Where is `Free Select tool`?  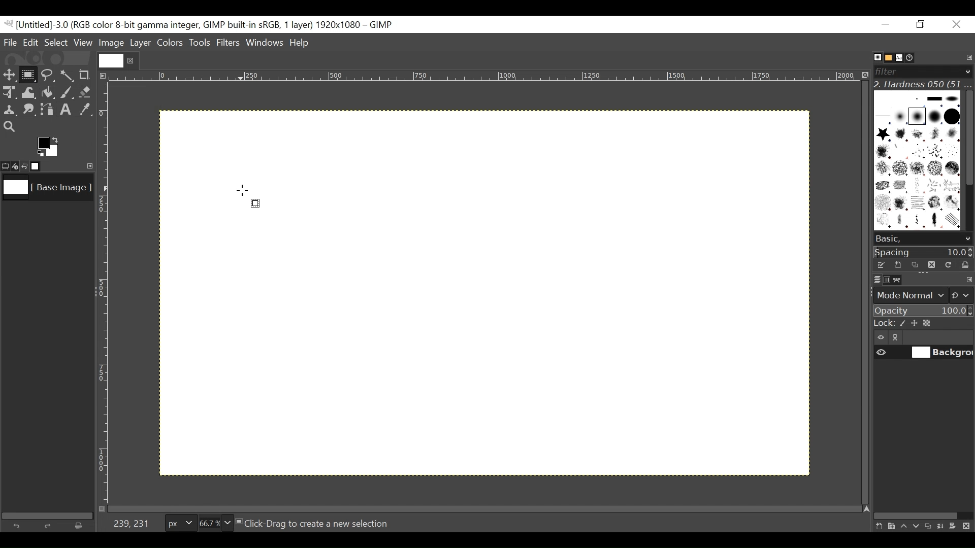
Free Select tool is located at coordinates (47, 73).